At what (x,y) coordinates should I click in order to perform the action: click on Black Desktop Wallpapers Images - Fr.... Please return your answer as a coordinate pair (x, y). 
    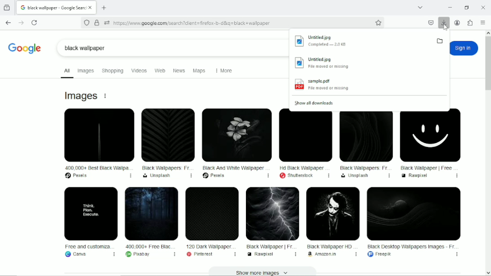
    Looking at the image, I should click on (414, 222).